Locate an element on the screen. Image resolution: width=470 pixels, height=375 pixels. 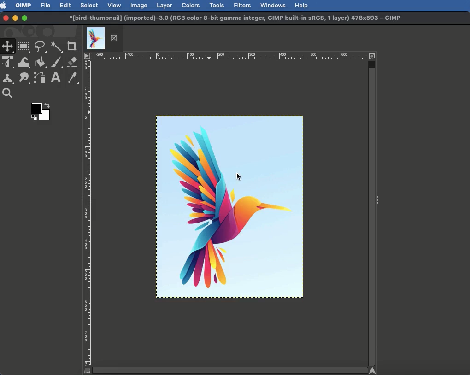
Maximize is located at coordinates (25, 18).